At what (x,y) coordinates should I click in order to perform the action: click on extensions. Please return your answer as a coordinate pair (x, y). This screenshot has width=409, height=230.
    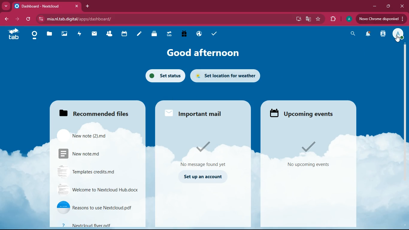
    Looking at the image, I should click on (331, 18).